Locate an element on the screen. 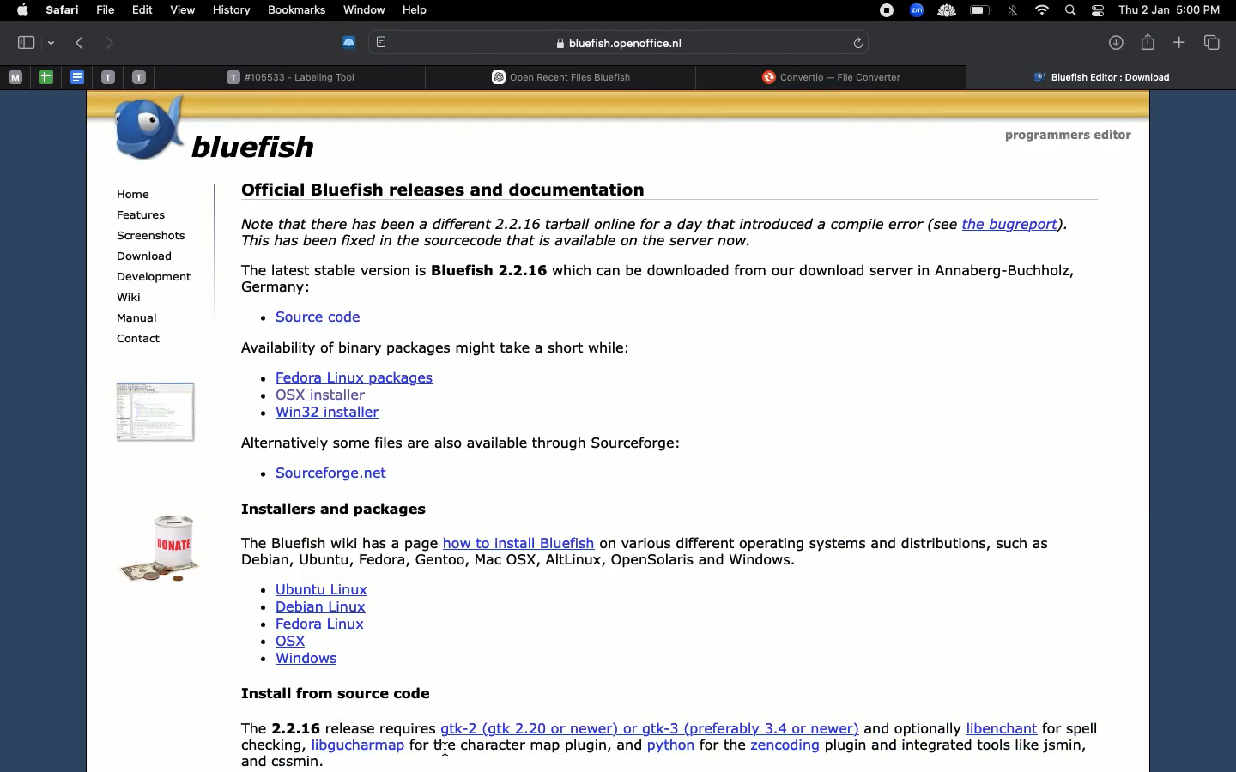 The image size is (1236, 772). programmer edit is located at coordinates (1071, 136).